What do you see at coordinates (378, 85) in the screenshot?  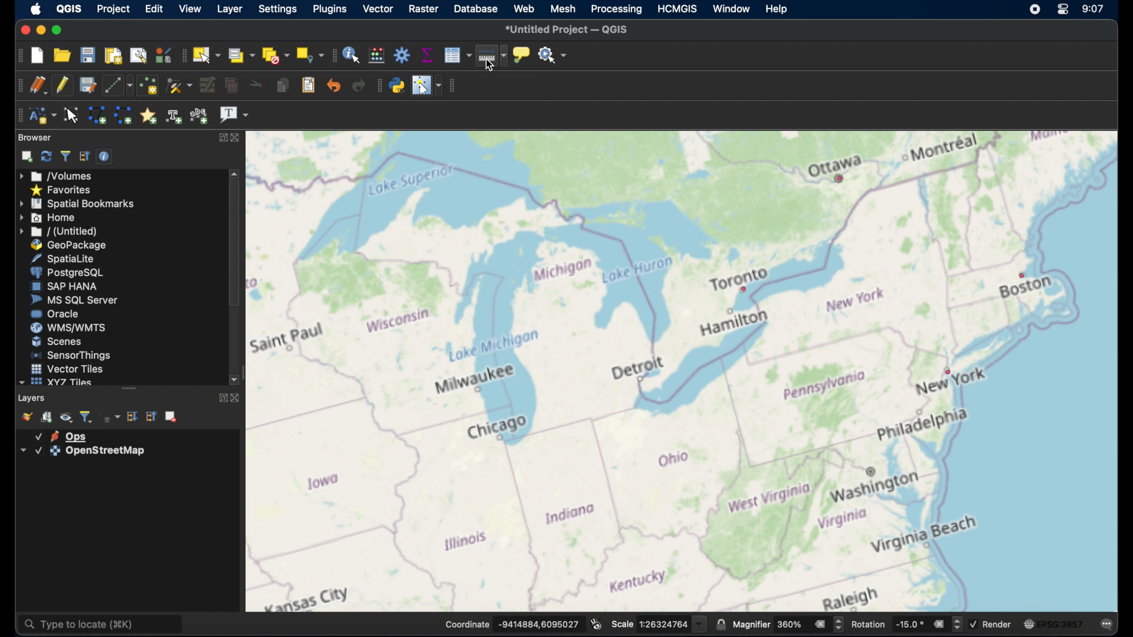 I see `plugins toolbar` at bounding box center [378, 85].